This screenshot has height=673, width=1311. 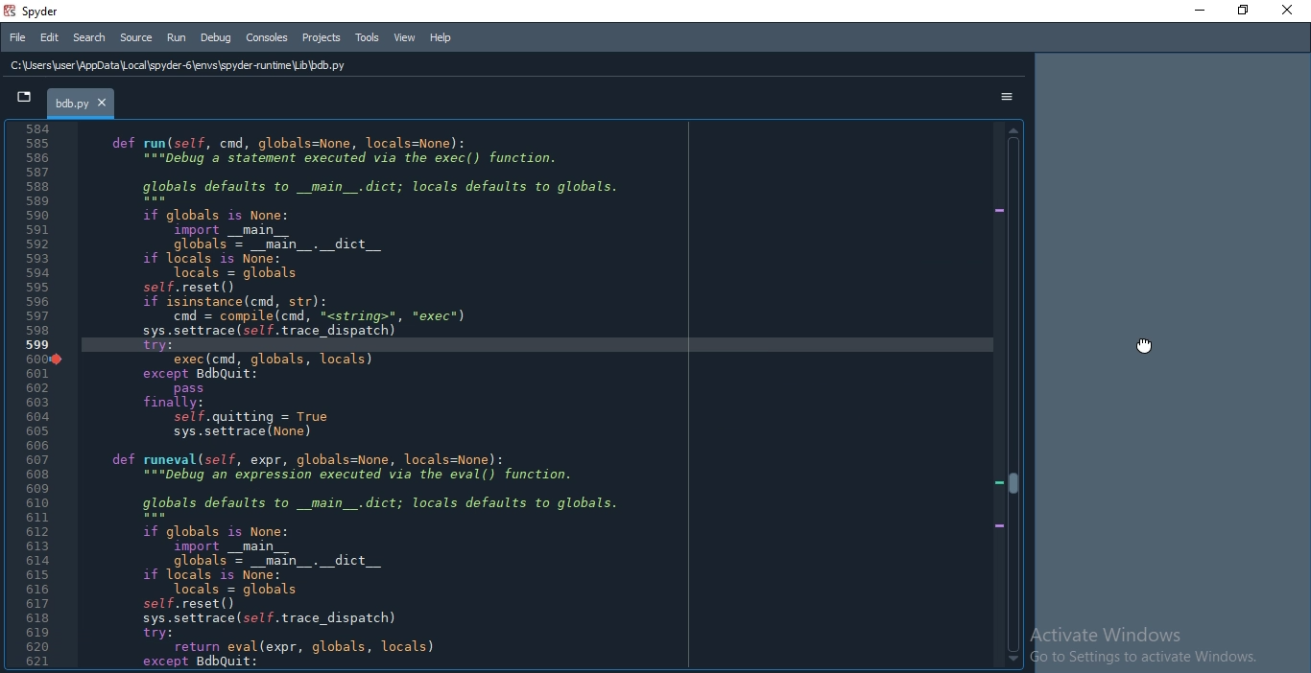 What do you see at coordinates (83, 104) in the screenshot?
I see `bdb.py` at bounding box center [83, 104].